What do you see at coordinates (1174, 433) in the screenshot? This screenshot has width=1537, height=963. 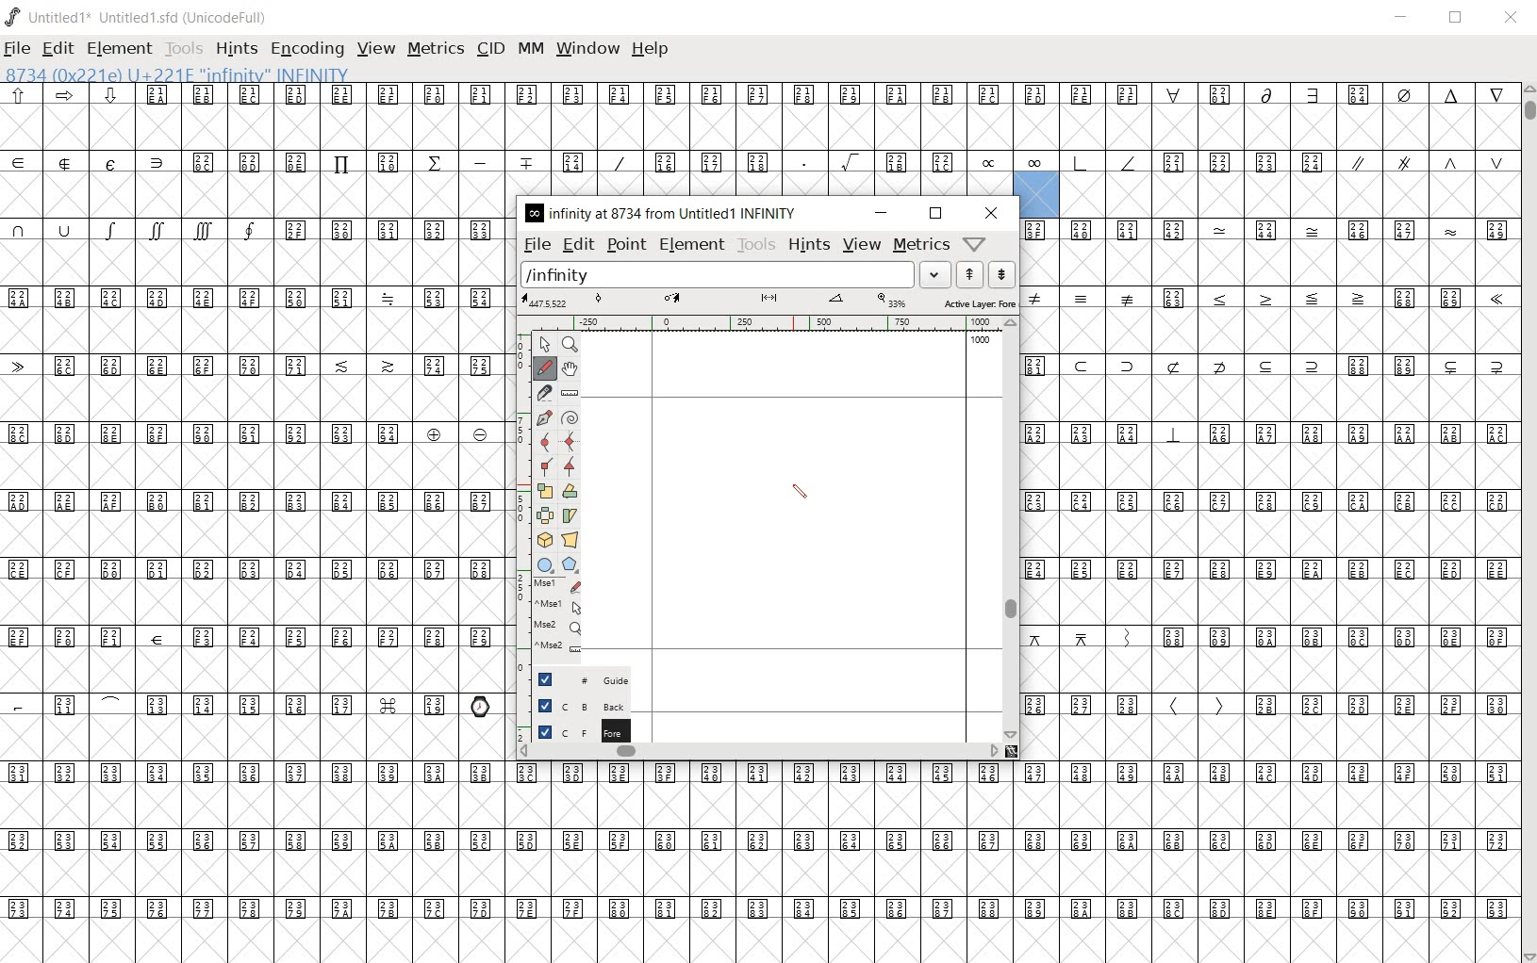 I see `symbol` at bounding box center [1174, 433].